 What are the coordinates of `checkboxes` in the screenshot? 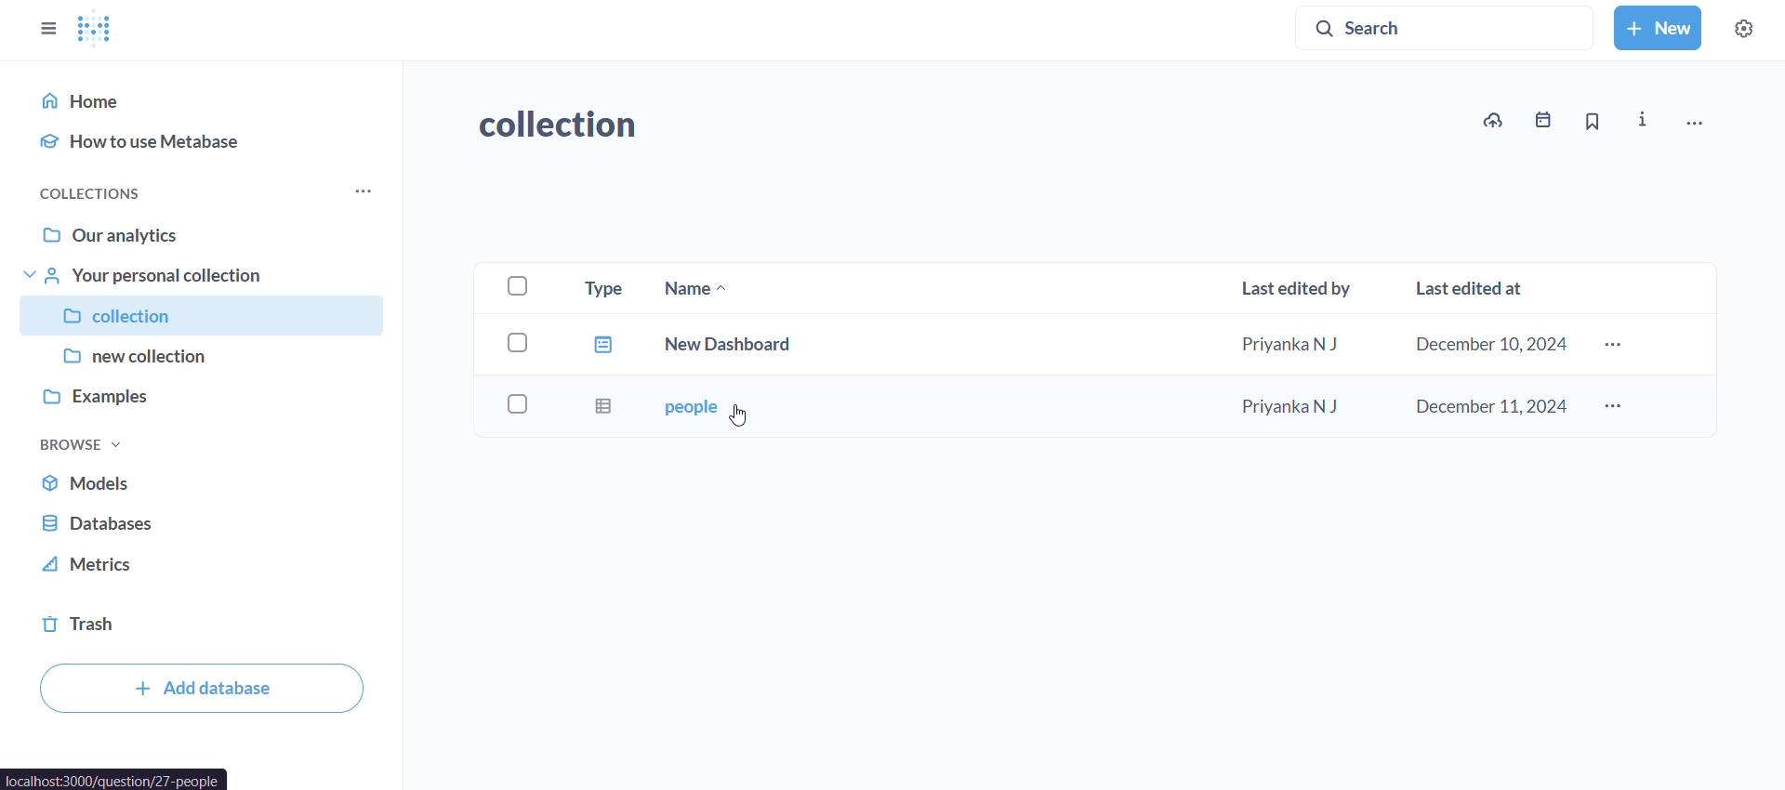 It's located at (513, 351).